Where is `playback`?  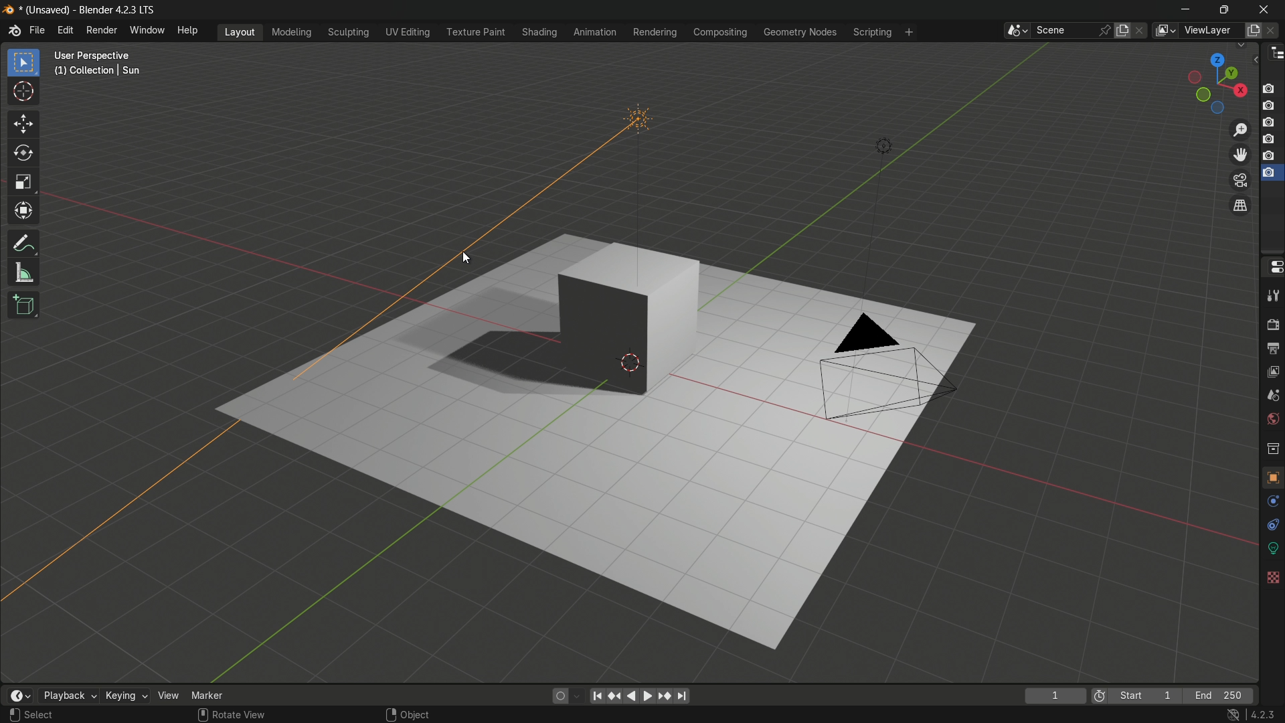
playback is located at coordinates (66, 696).